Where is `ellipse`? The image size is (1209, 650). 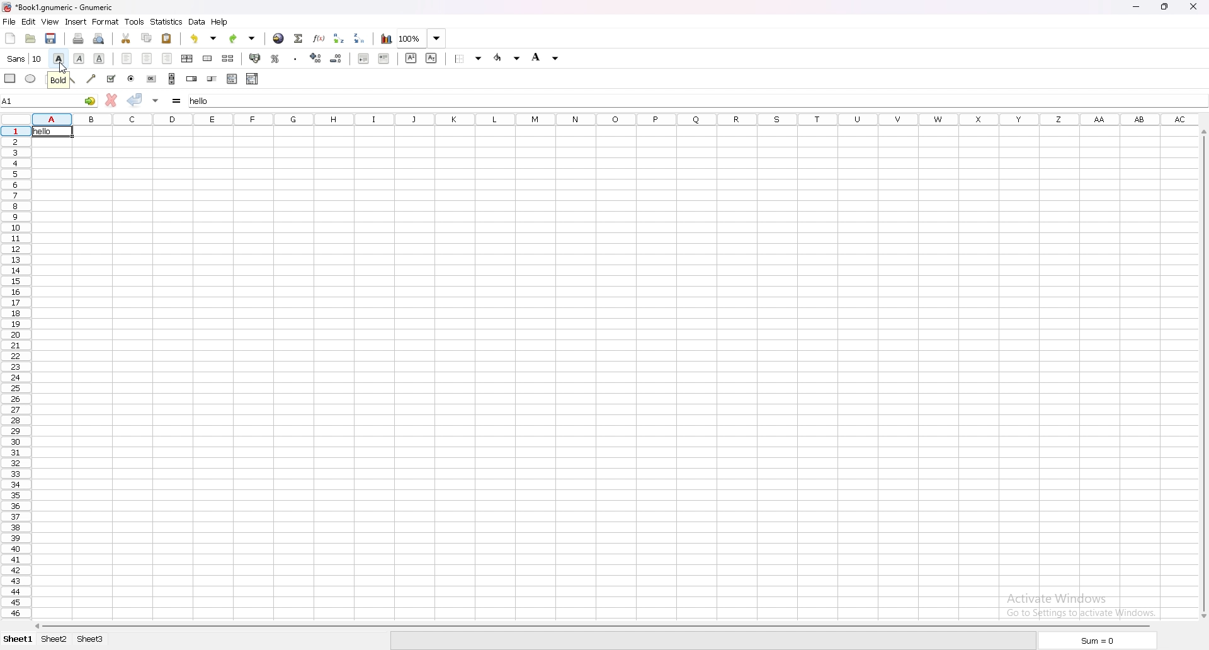 ellipse is located at coordinates (30, 78).